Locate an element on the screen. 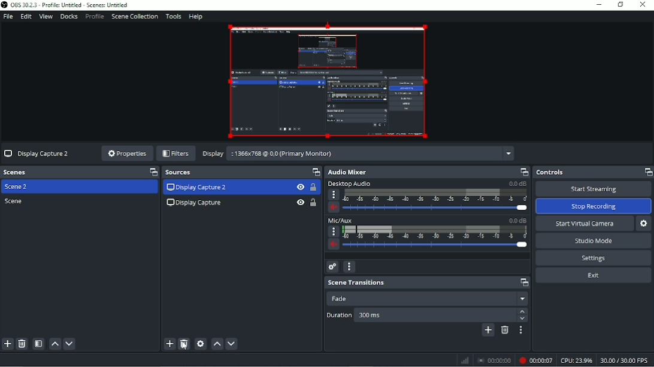 This screenshot has height=367, width=654. Recording is located at coordinates (535, 360).